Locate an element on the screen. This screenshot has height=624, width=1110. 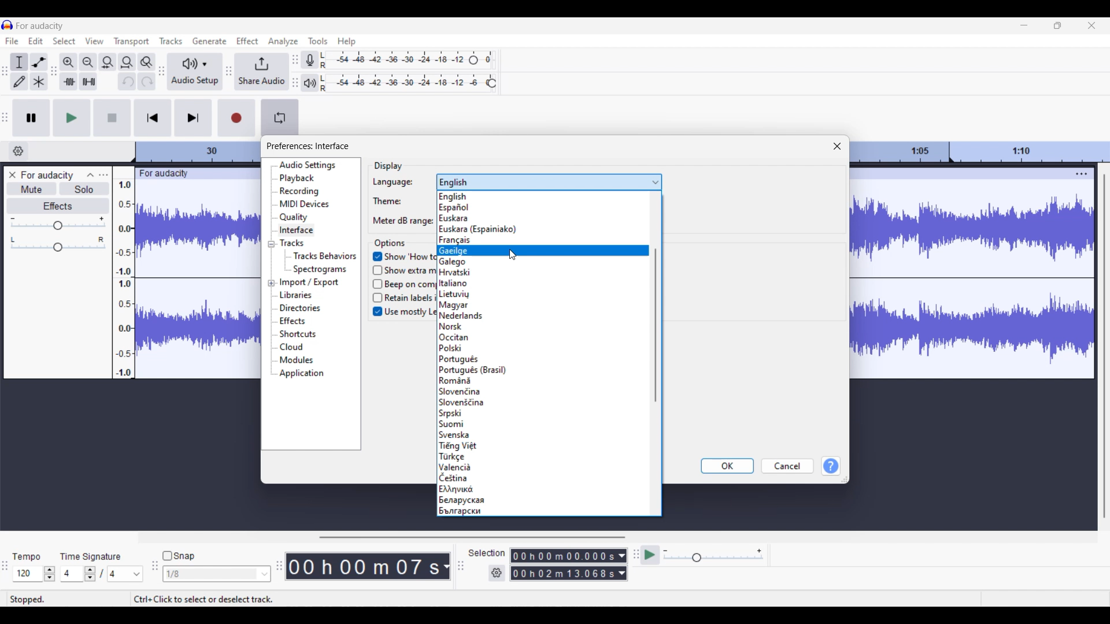
Close is located at coordinates (838, 146).